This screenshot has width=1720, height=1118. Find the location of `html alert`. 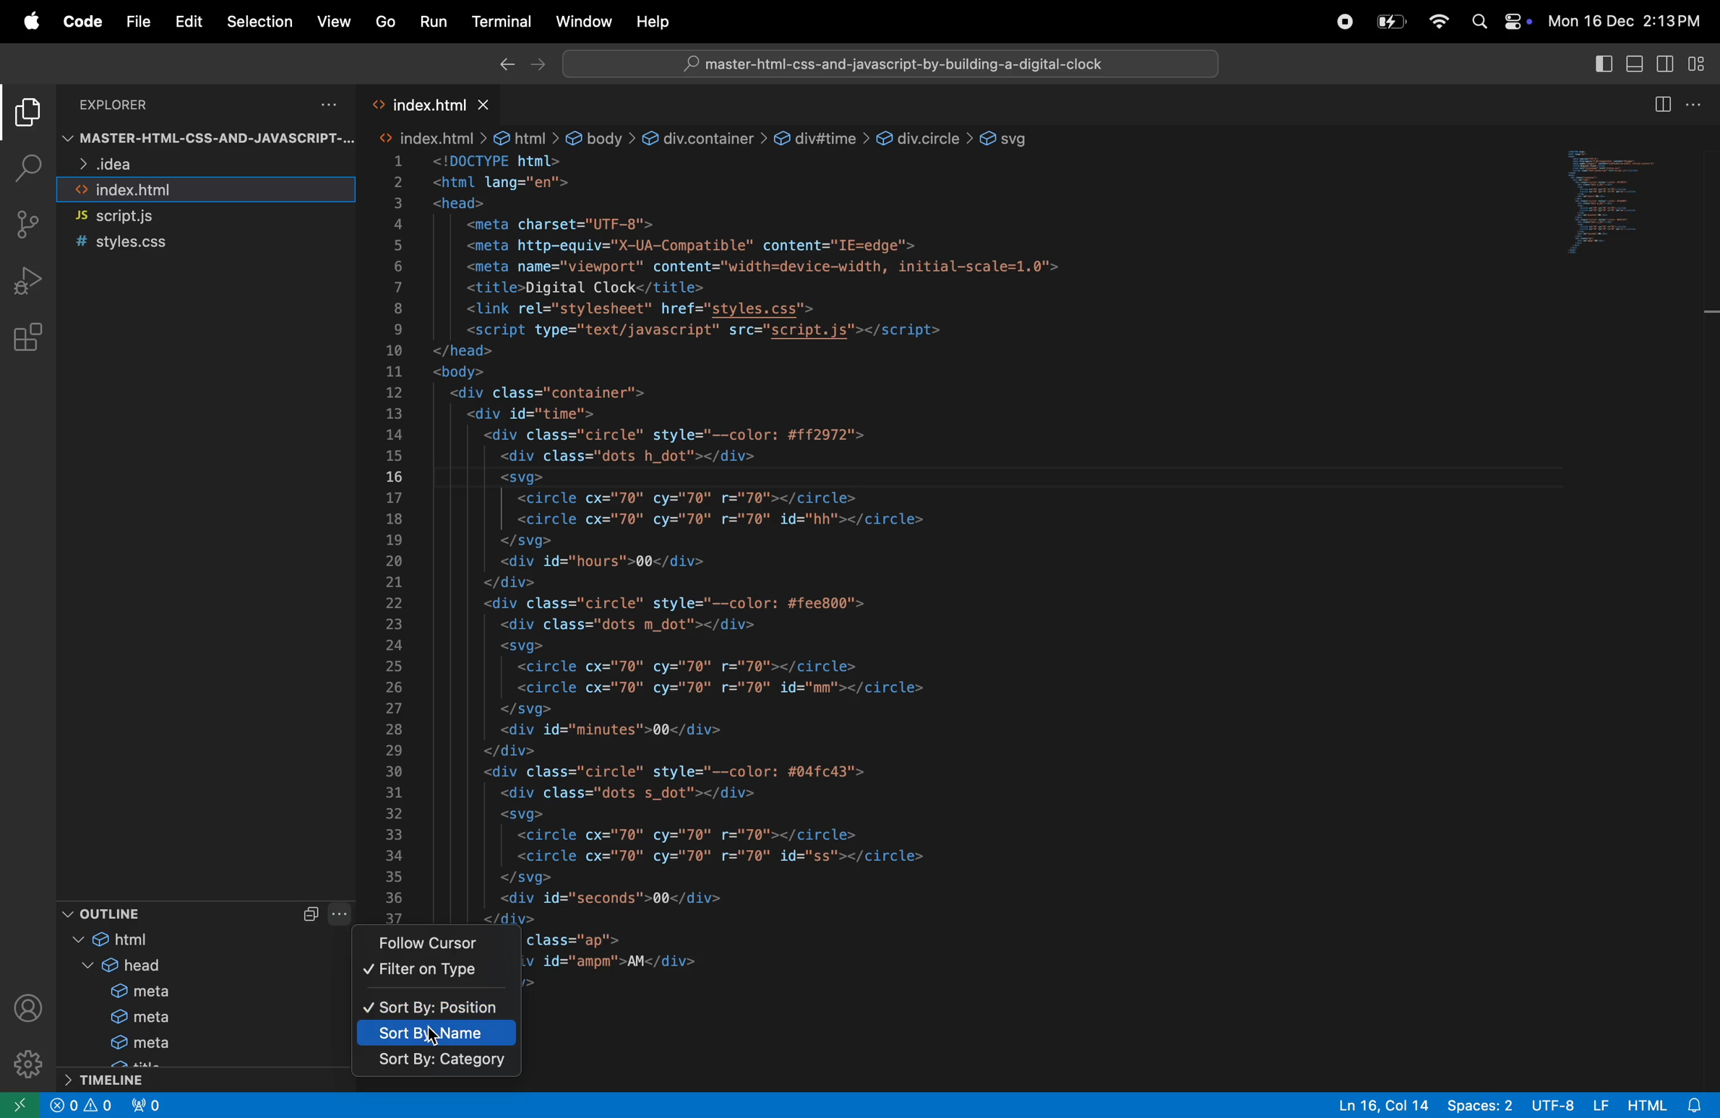

html alert is located at coordinates (1665, 1105).